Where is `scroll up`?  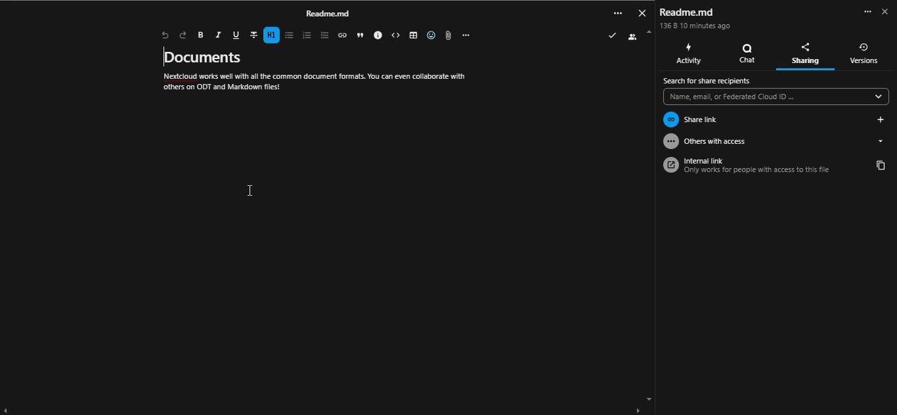 scroll up is located at coordinates (651, 33).